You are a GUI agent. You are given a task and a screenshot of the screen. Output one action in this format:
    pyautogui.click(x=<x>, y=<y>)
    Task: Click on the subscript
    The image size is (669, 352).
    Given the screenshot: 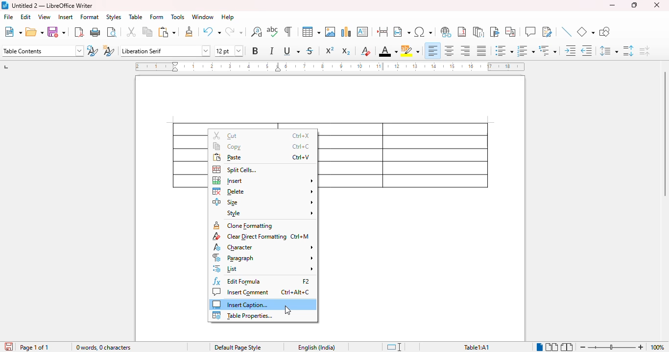 What is the action you would take?
    pyautogui.click(x=346, y=51)
    